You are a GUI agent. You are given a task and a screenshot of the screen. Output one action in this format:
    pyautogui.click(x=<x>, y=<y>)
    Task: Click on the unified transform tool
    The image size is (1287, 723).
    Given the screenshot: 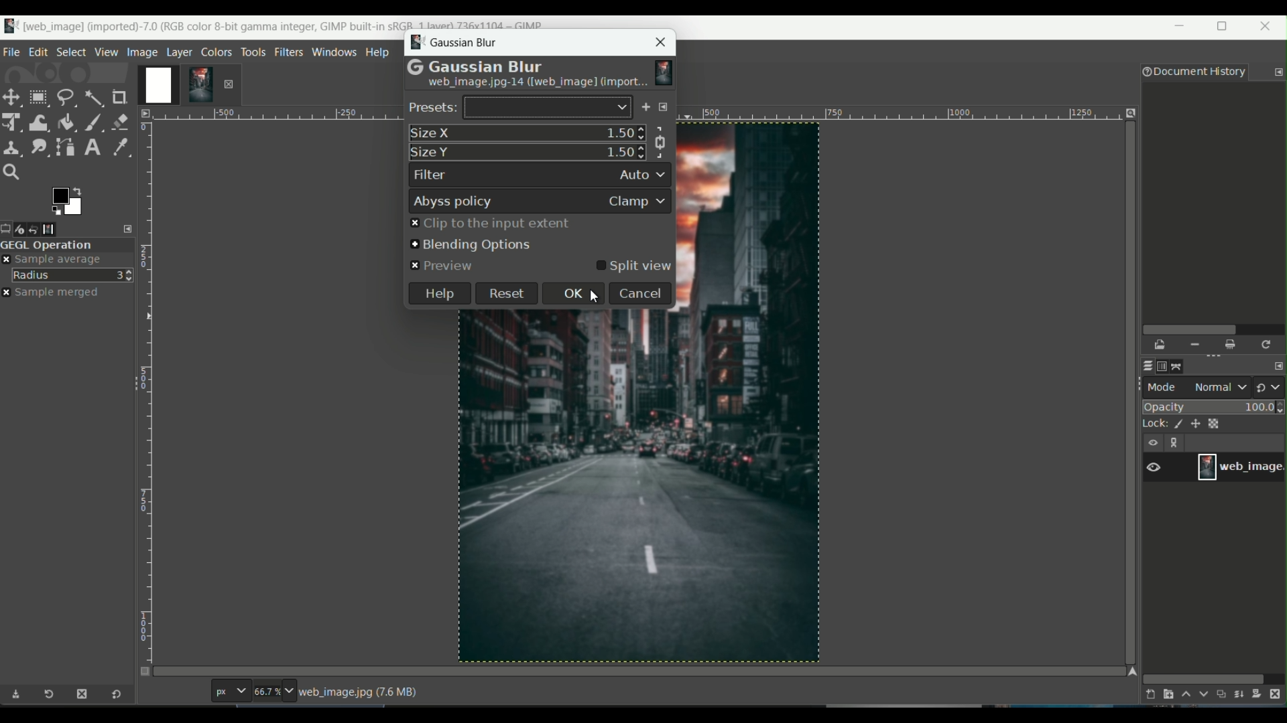 What is the action you would take?
    pyautogui.click(x=13, y=121)
    